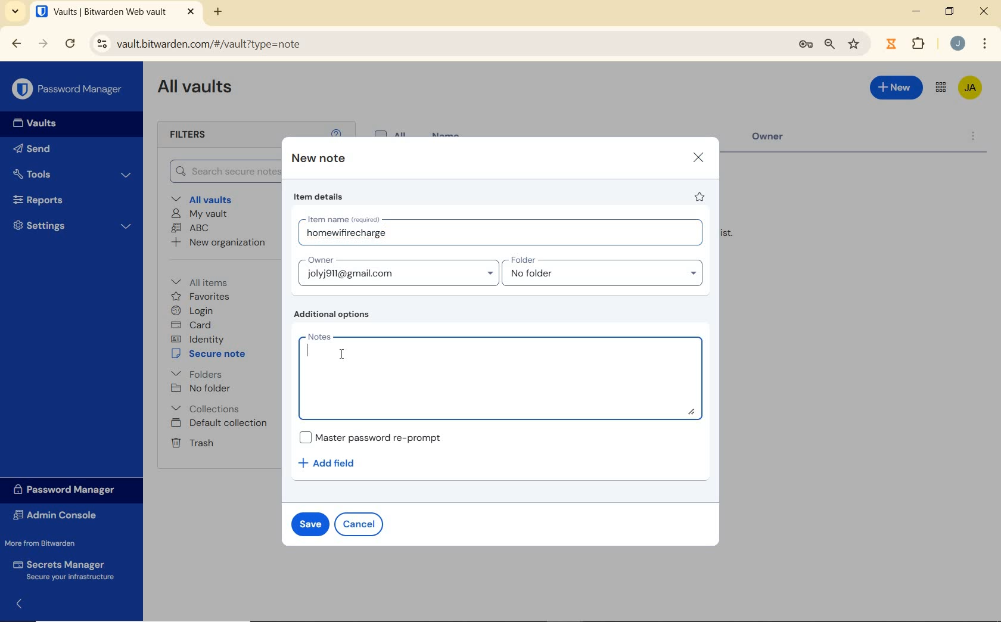 This screenshot has height=622, width=1001. Describe the element at coordinates (208, 281) in the screenshot. I see `All items` at that location.